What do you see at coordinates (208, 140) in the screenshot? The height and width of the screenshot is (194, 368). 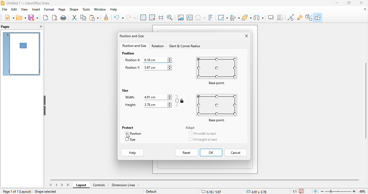 I see `fit height to text` at bounding box center [208, 140].